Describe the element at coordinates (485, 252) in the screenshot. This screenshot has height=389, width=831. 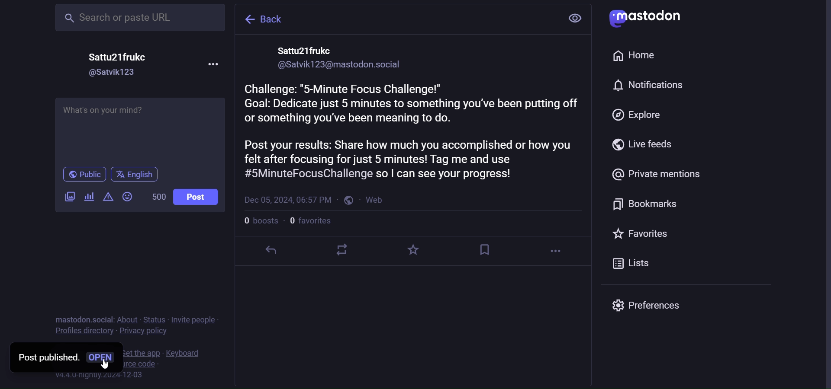
I see `bookmark` at that location.